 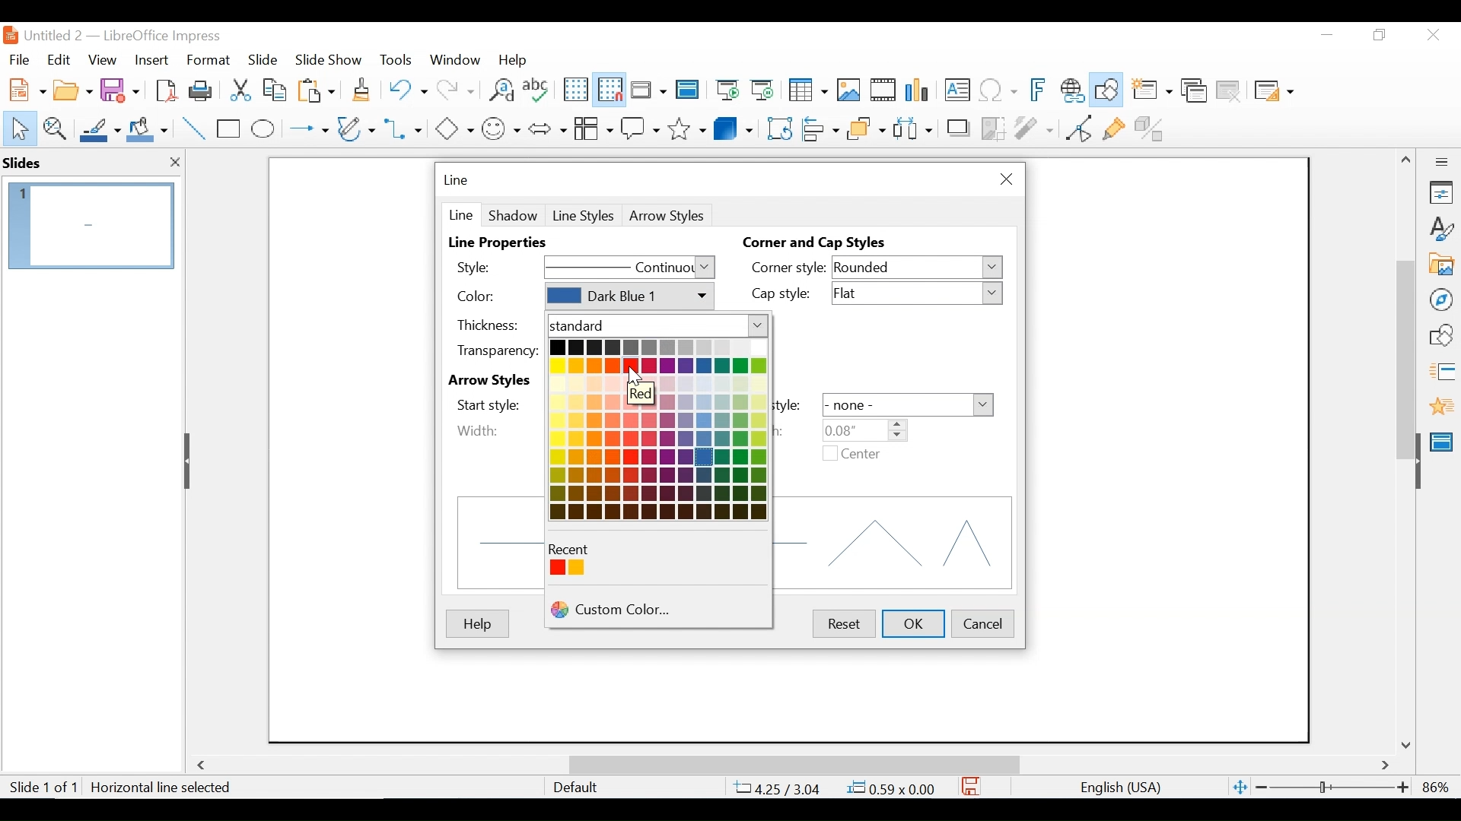 What do you see at coordinates (660, 430) in the screenshot?
I see `color palette` at bounding box center [660, 430].